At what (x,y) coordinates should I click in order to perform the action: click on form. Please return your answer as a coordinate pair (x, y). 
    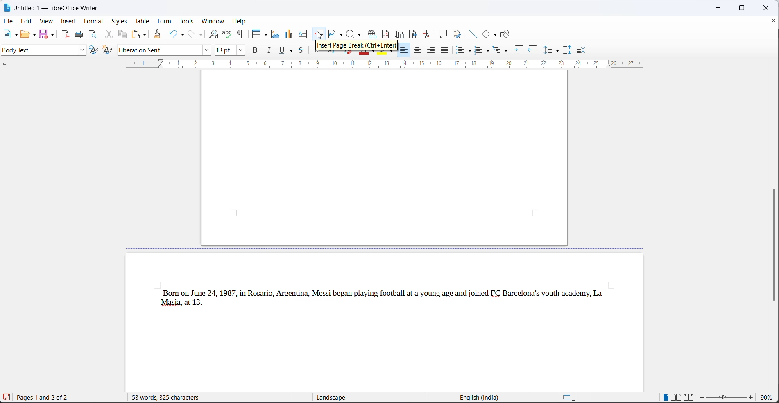
    Looking at the image, I should click on (165, 21).